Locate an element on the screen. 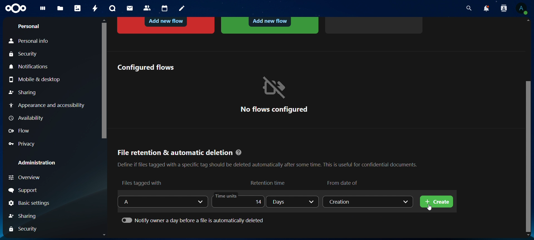 The height and width of the screenshot is (240, 534). notifications is located at coordinates (486, 8).